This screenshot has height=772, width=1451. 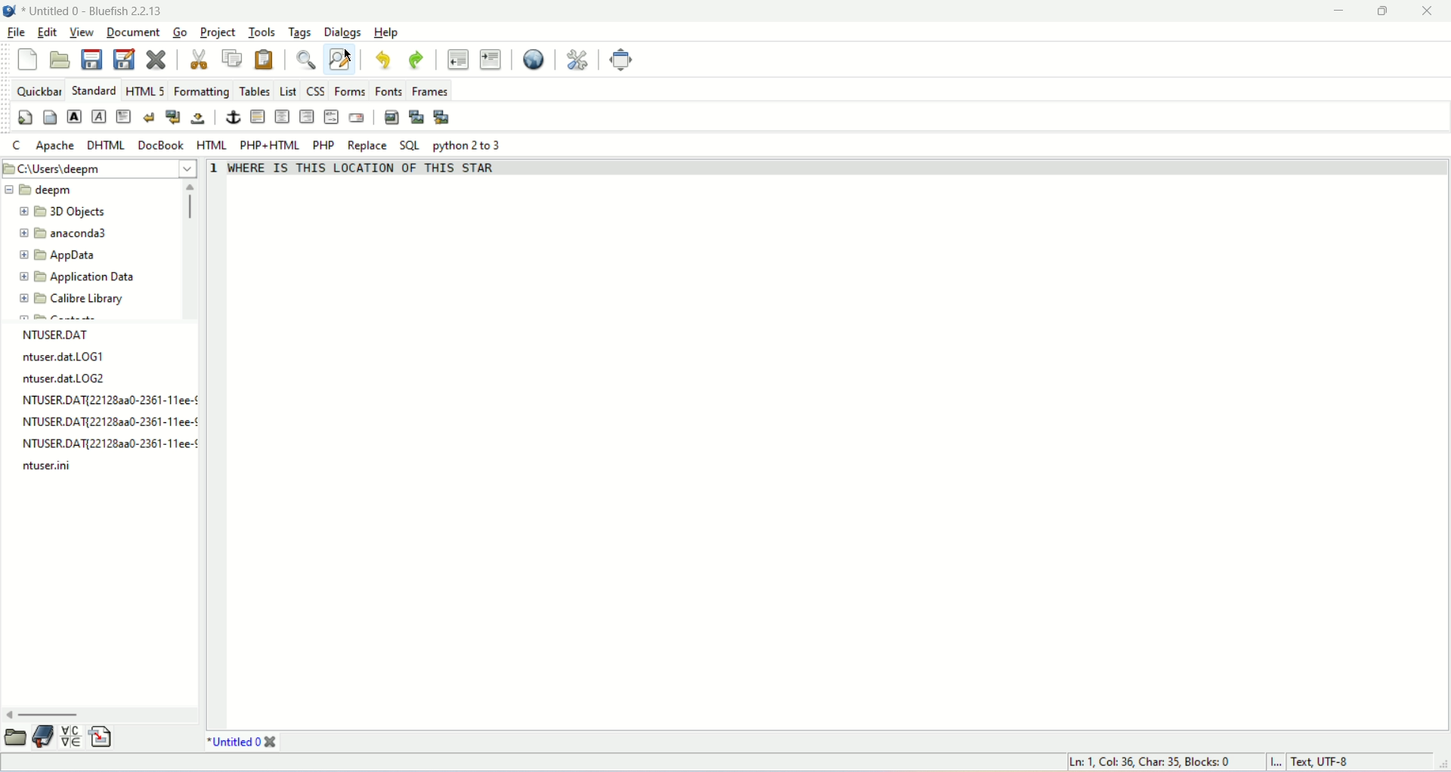 I want to click on bookmakrs, so click(x=44, y=736).